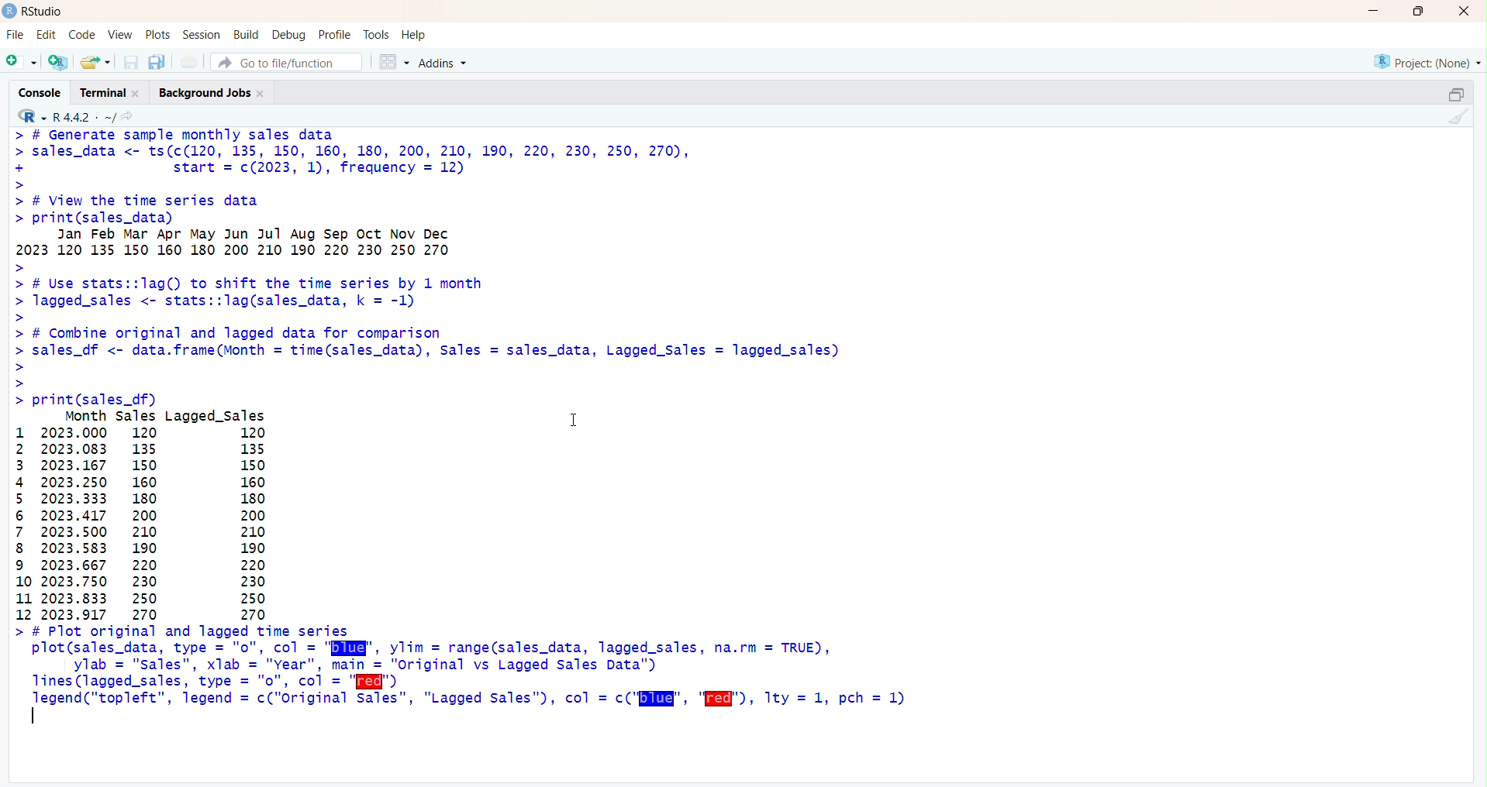 The image size is (1487, 787). Describe the element at coordinates (1371, 12) in the screenshot. I see `minimize` at that location.